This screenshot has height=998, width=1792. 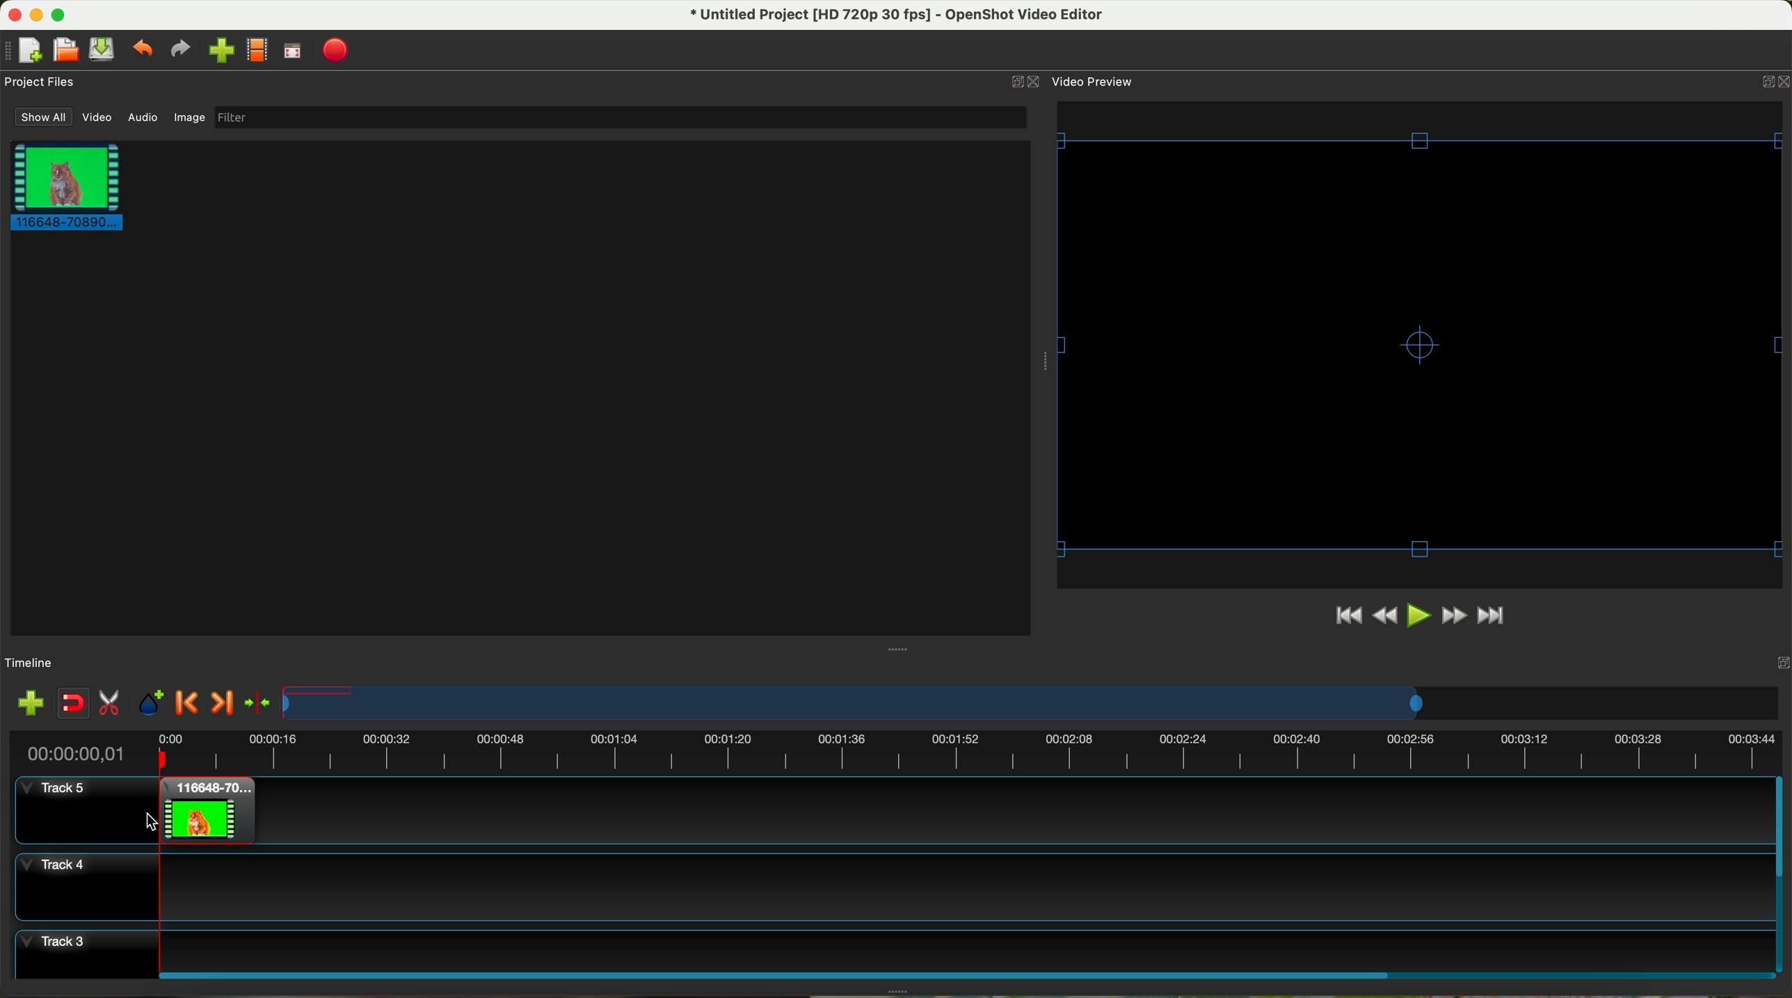 I want to click on save project, so click(x=103, y=49).